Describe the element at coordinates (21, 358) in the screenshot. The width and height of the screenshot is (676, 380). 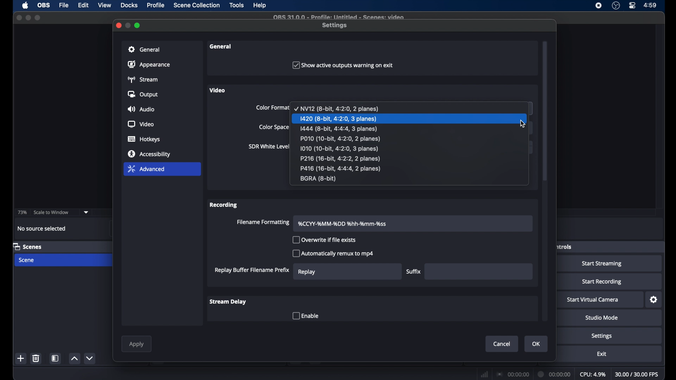
I see `add` at that location.